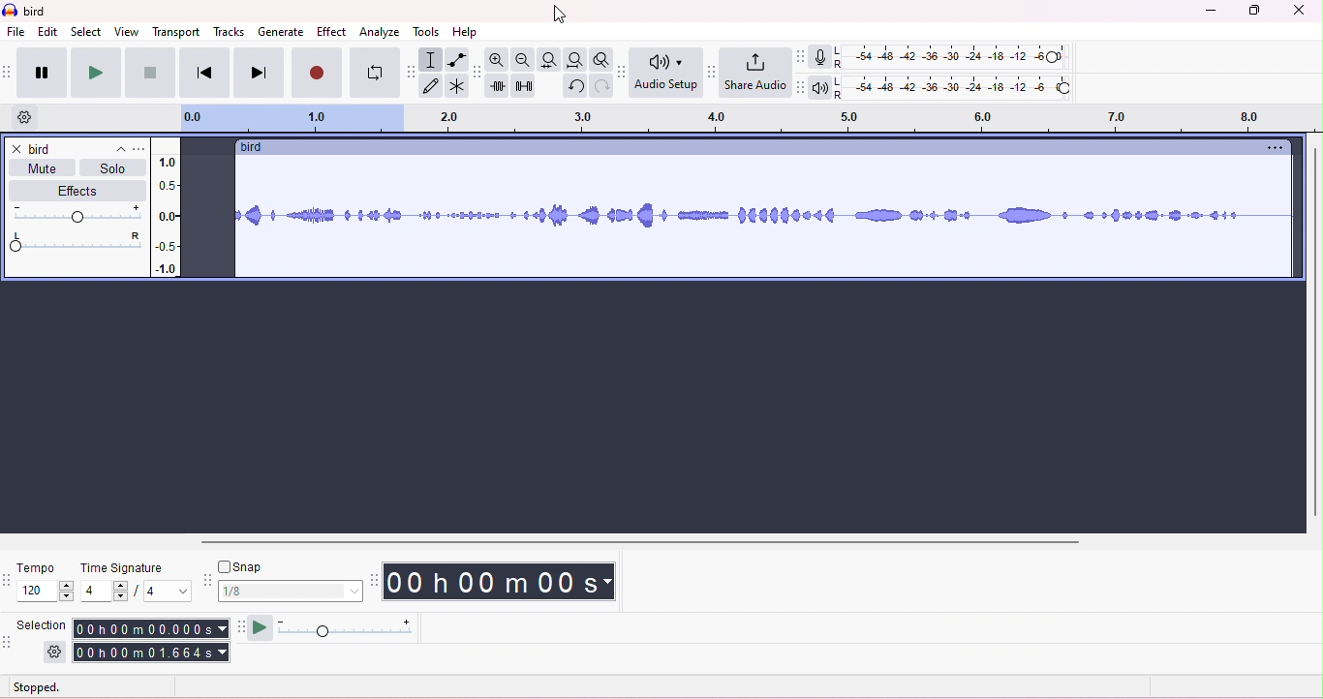  What do you see at coordinates (280, 32) in the screenshot?
I see `generate` at bounding box center [280, 32].